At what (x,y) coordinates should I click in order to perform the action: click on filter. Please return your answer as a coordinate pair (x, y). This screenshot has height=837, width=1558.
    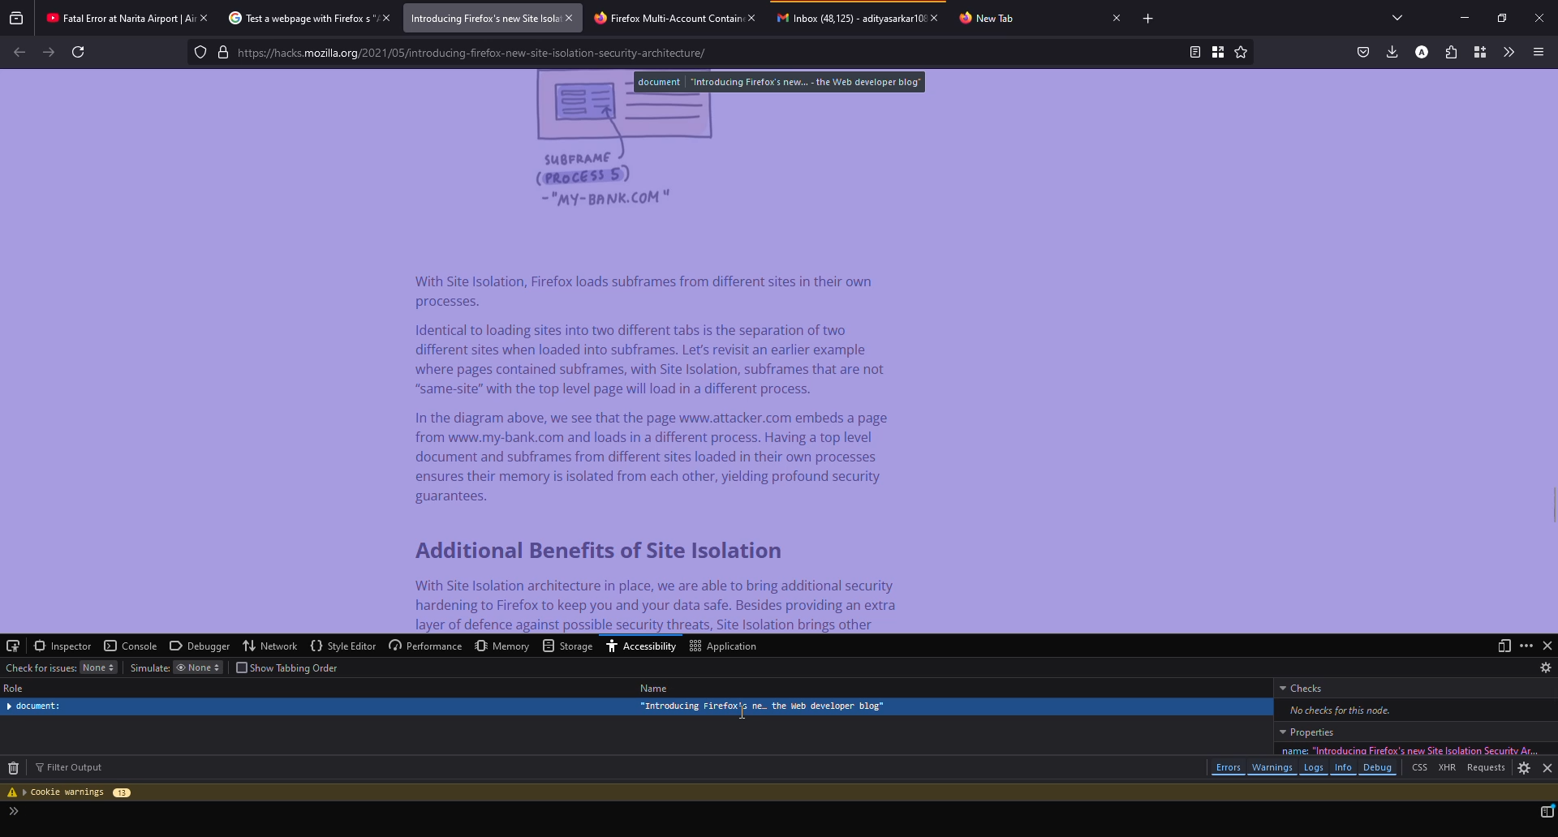
    Looking at the image, I should click on (71, 767).